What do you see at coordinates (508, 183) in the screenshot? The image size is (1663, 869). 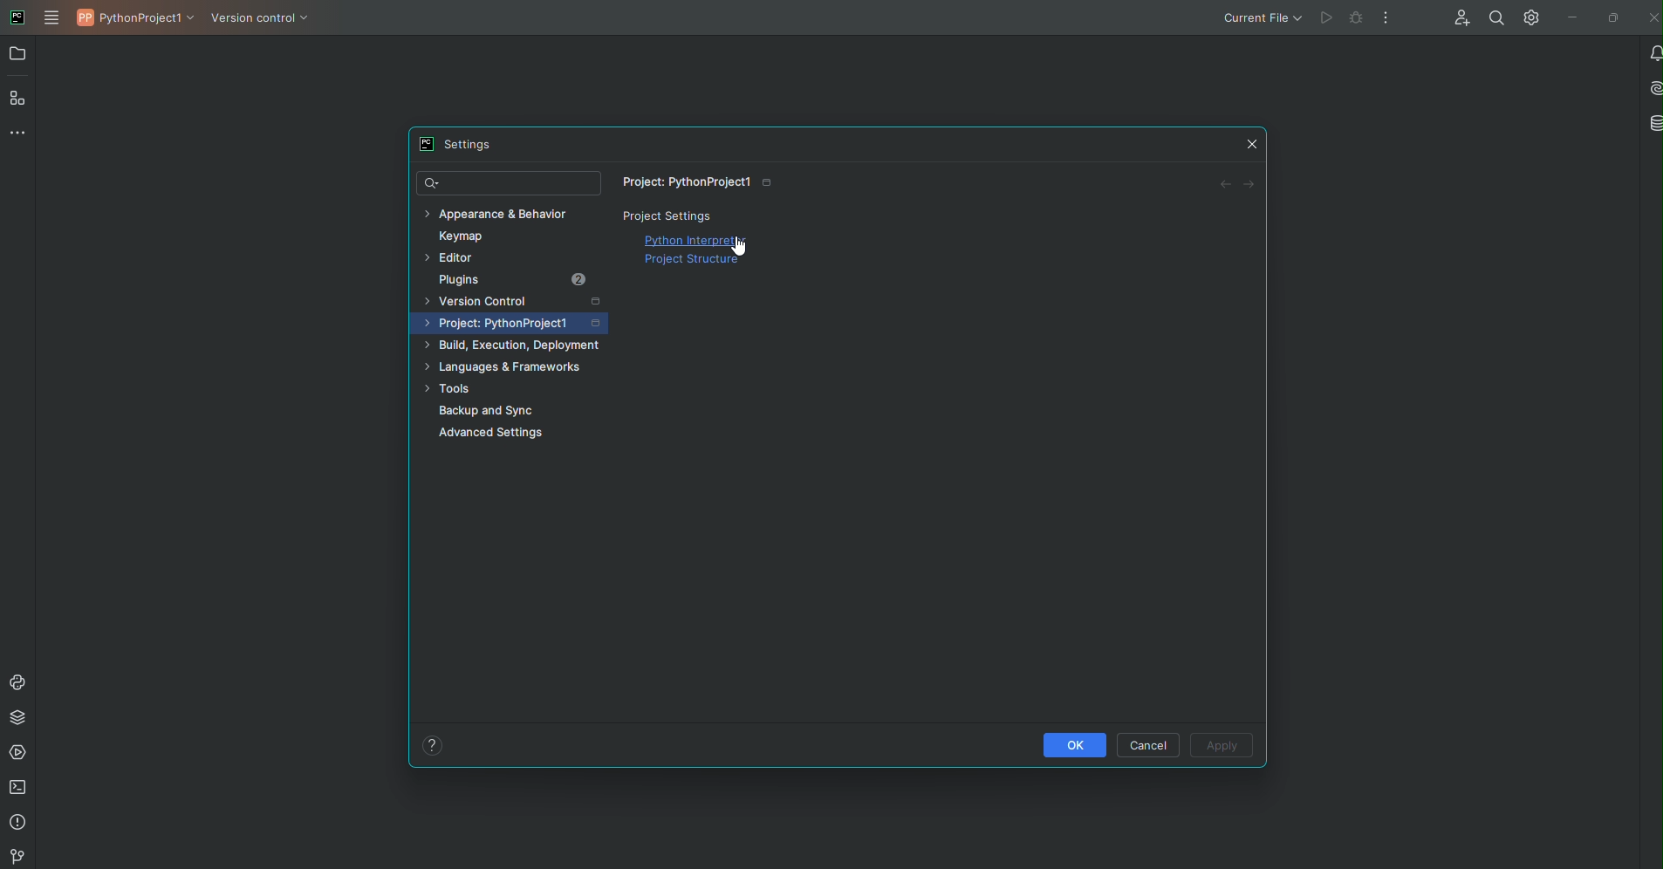 I see `Find` at bounding box center [508, 183].